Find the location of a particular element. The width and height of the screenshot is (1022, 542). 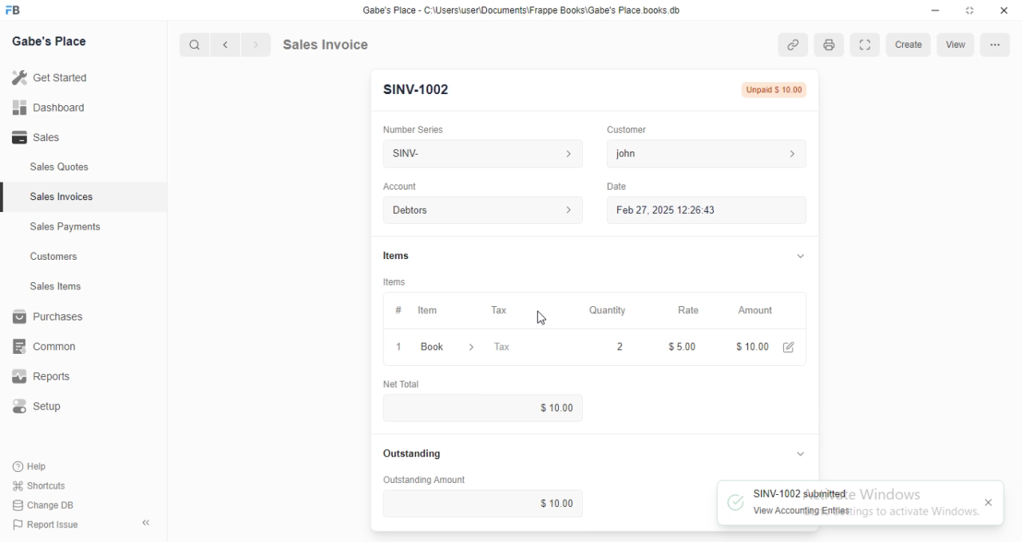

Expand is located at coordinates (970, 11).